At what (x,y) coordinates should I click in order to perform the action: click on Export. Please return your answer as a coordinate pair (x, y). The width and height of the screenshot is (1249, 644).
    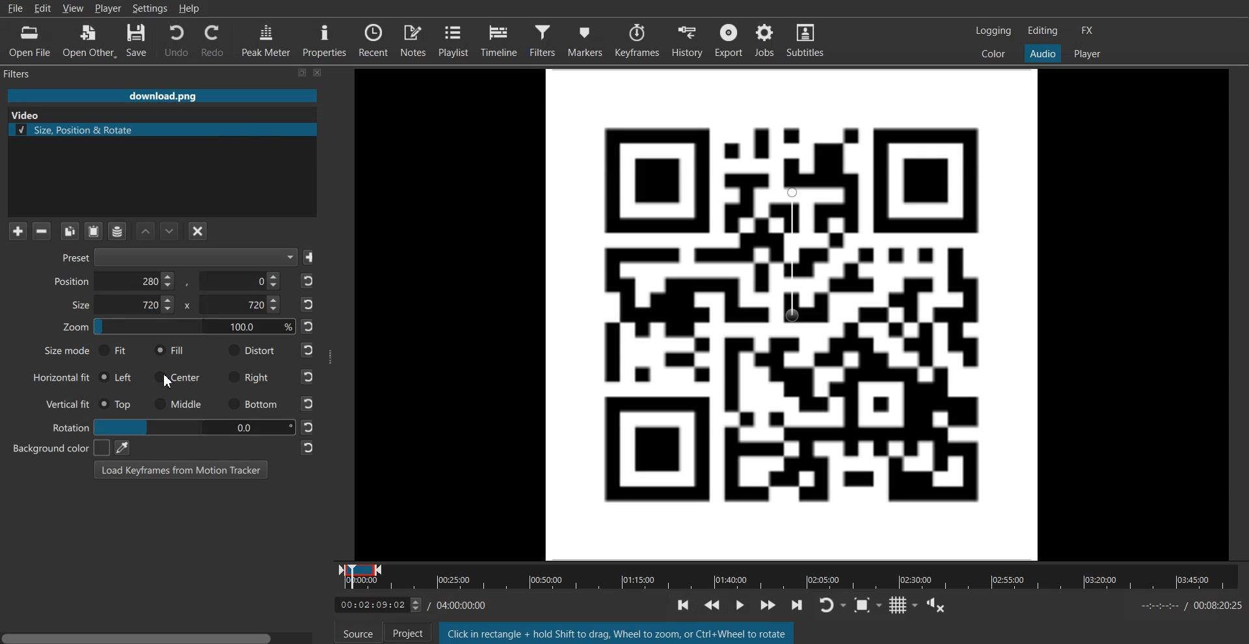
    Looking at the image, I should click on (728, 38).